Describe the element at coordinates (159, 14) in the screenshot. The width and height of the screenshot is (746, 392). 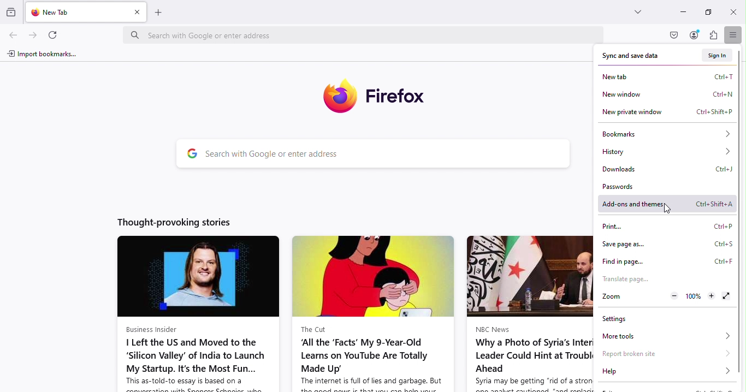
I see `Open a new tab` at that location.